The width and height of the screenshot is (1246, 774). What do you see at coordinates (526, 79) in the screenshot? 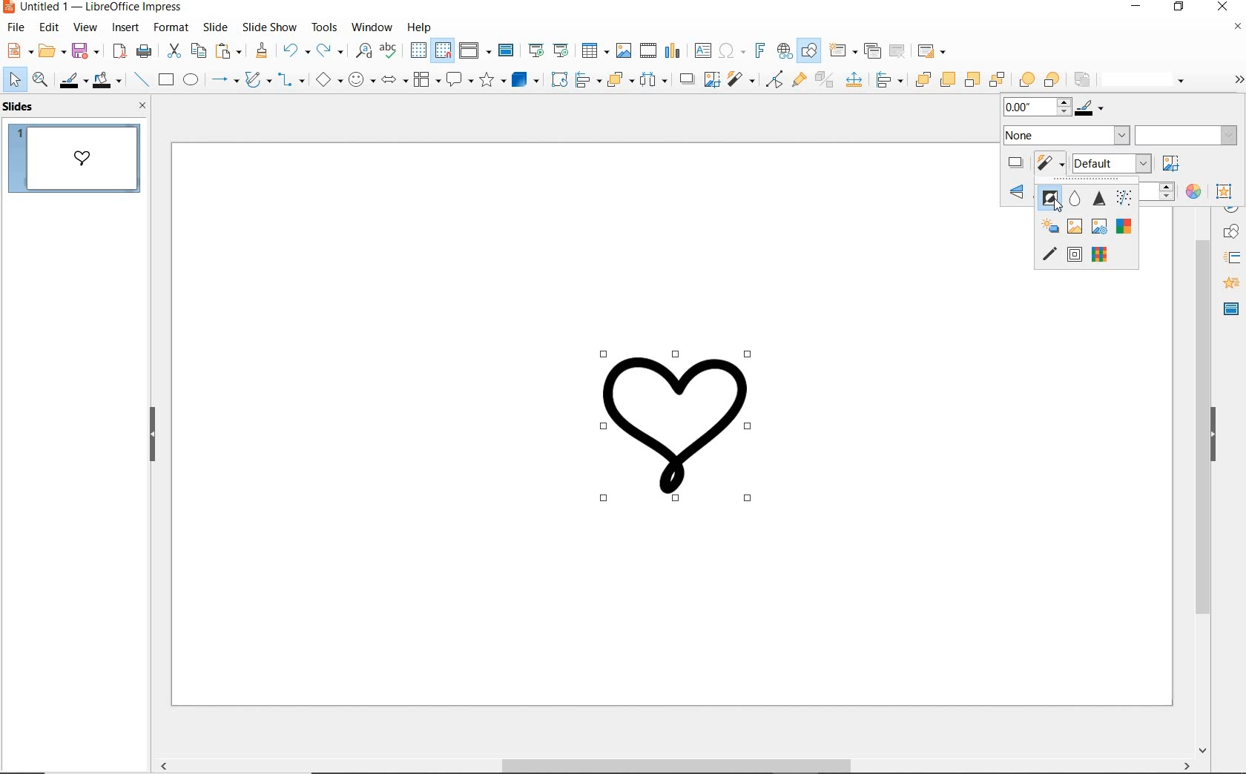
I see `3D Objects` at bounding box center [526, 79].